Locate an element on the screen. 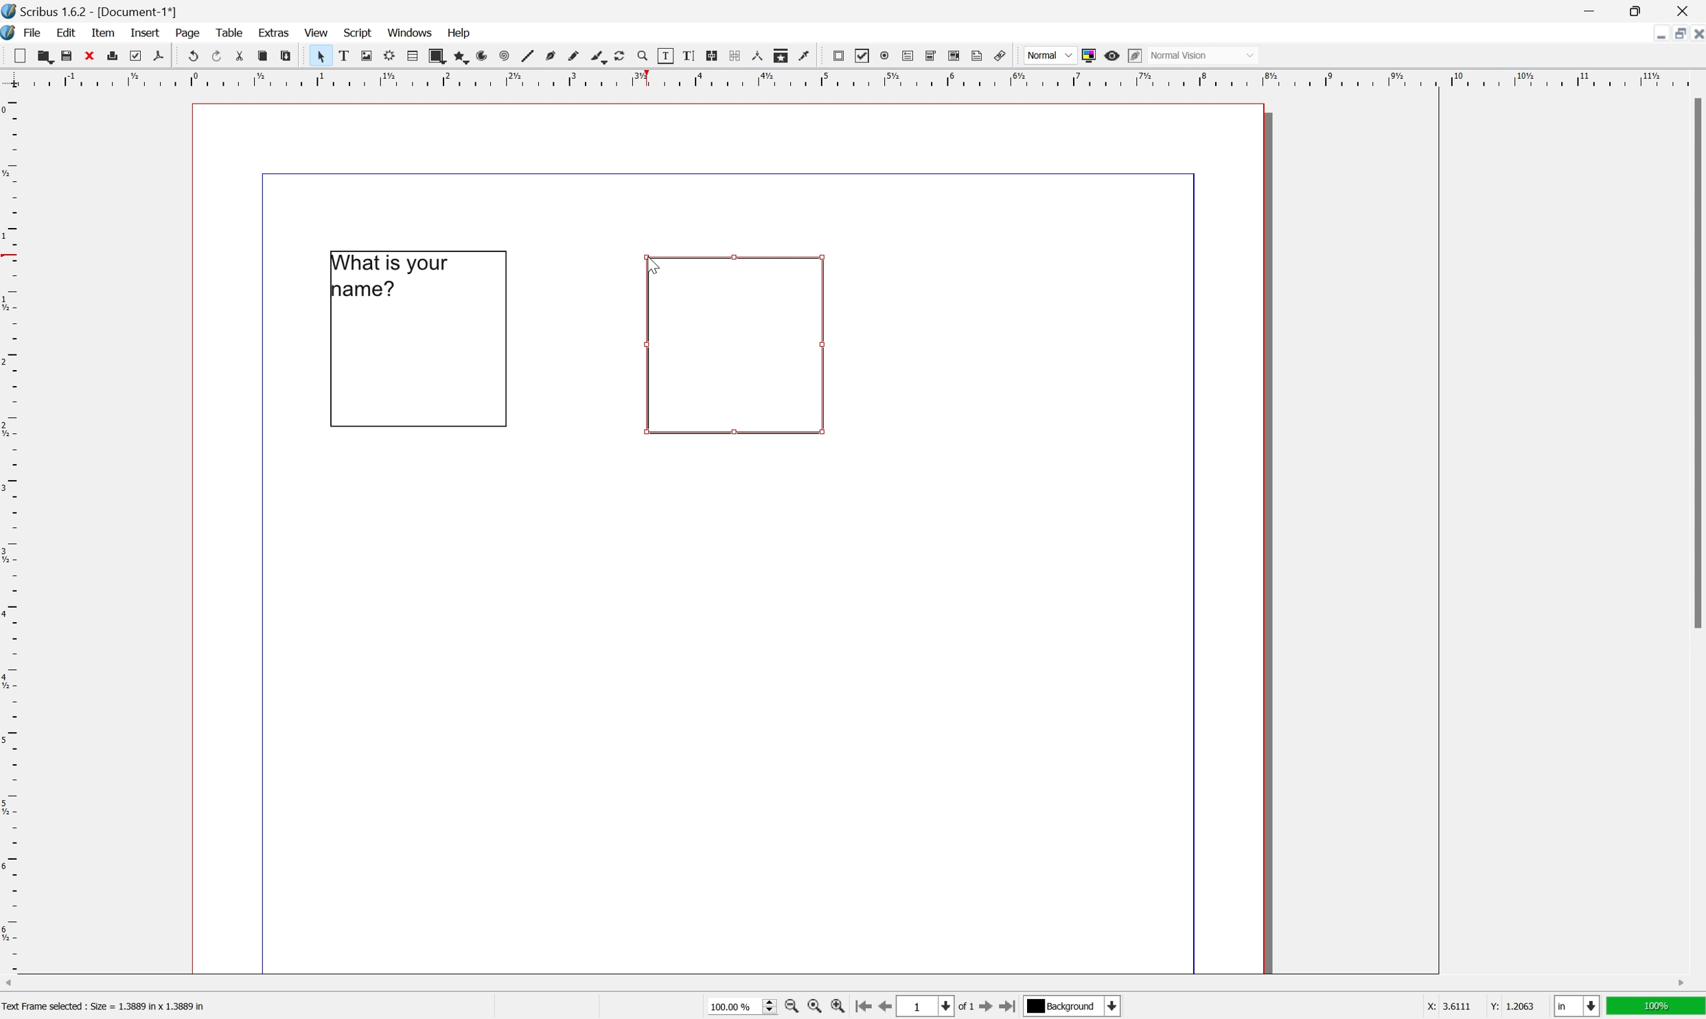 This screenshot has height=1019, width=1706. go to previous page is located at coordinates (882, 1008).